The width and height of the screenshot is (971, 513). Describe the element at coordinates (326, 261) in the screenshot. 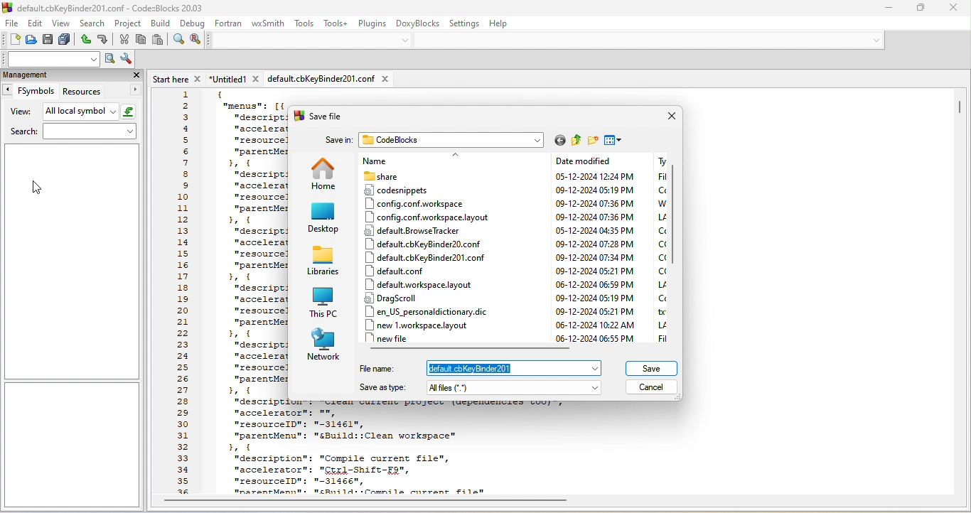

I see `libraries` at that location.